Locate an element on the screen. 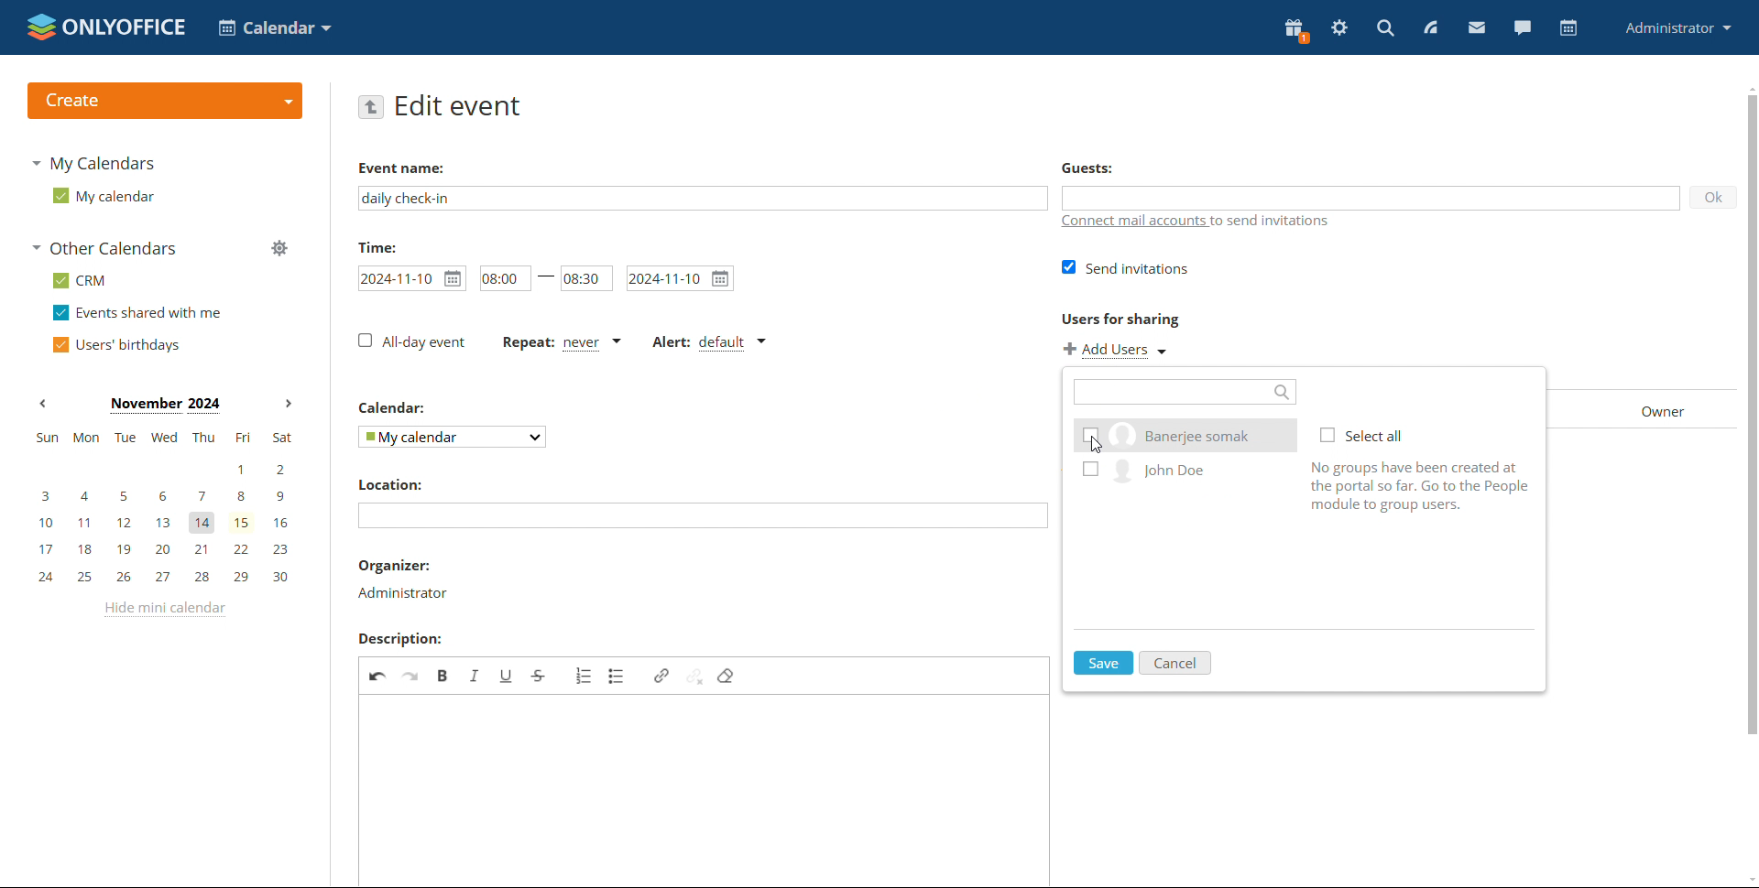 The width and height of the screenshot is (1759, 888). no groups have been created at the portal so far... is located at coordinates (1426, 485).